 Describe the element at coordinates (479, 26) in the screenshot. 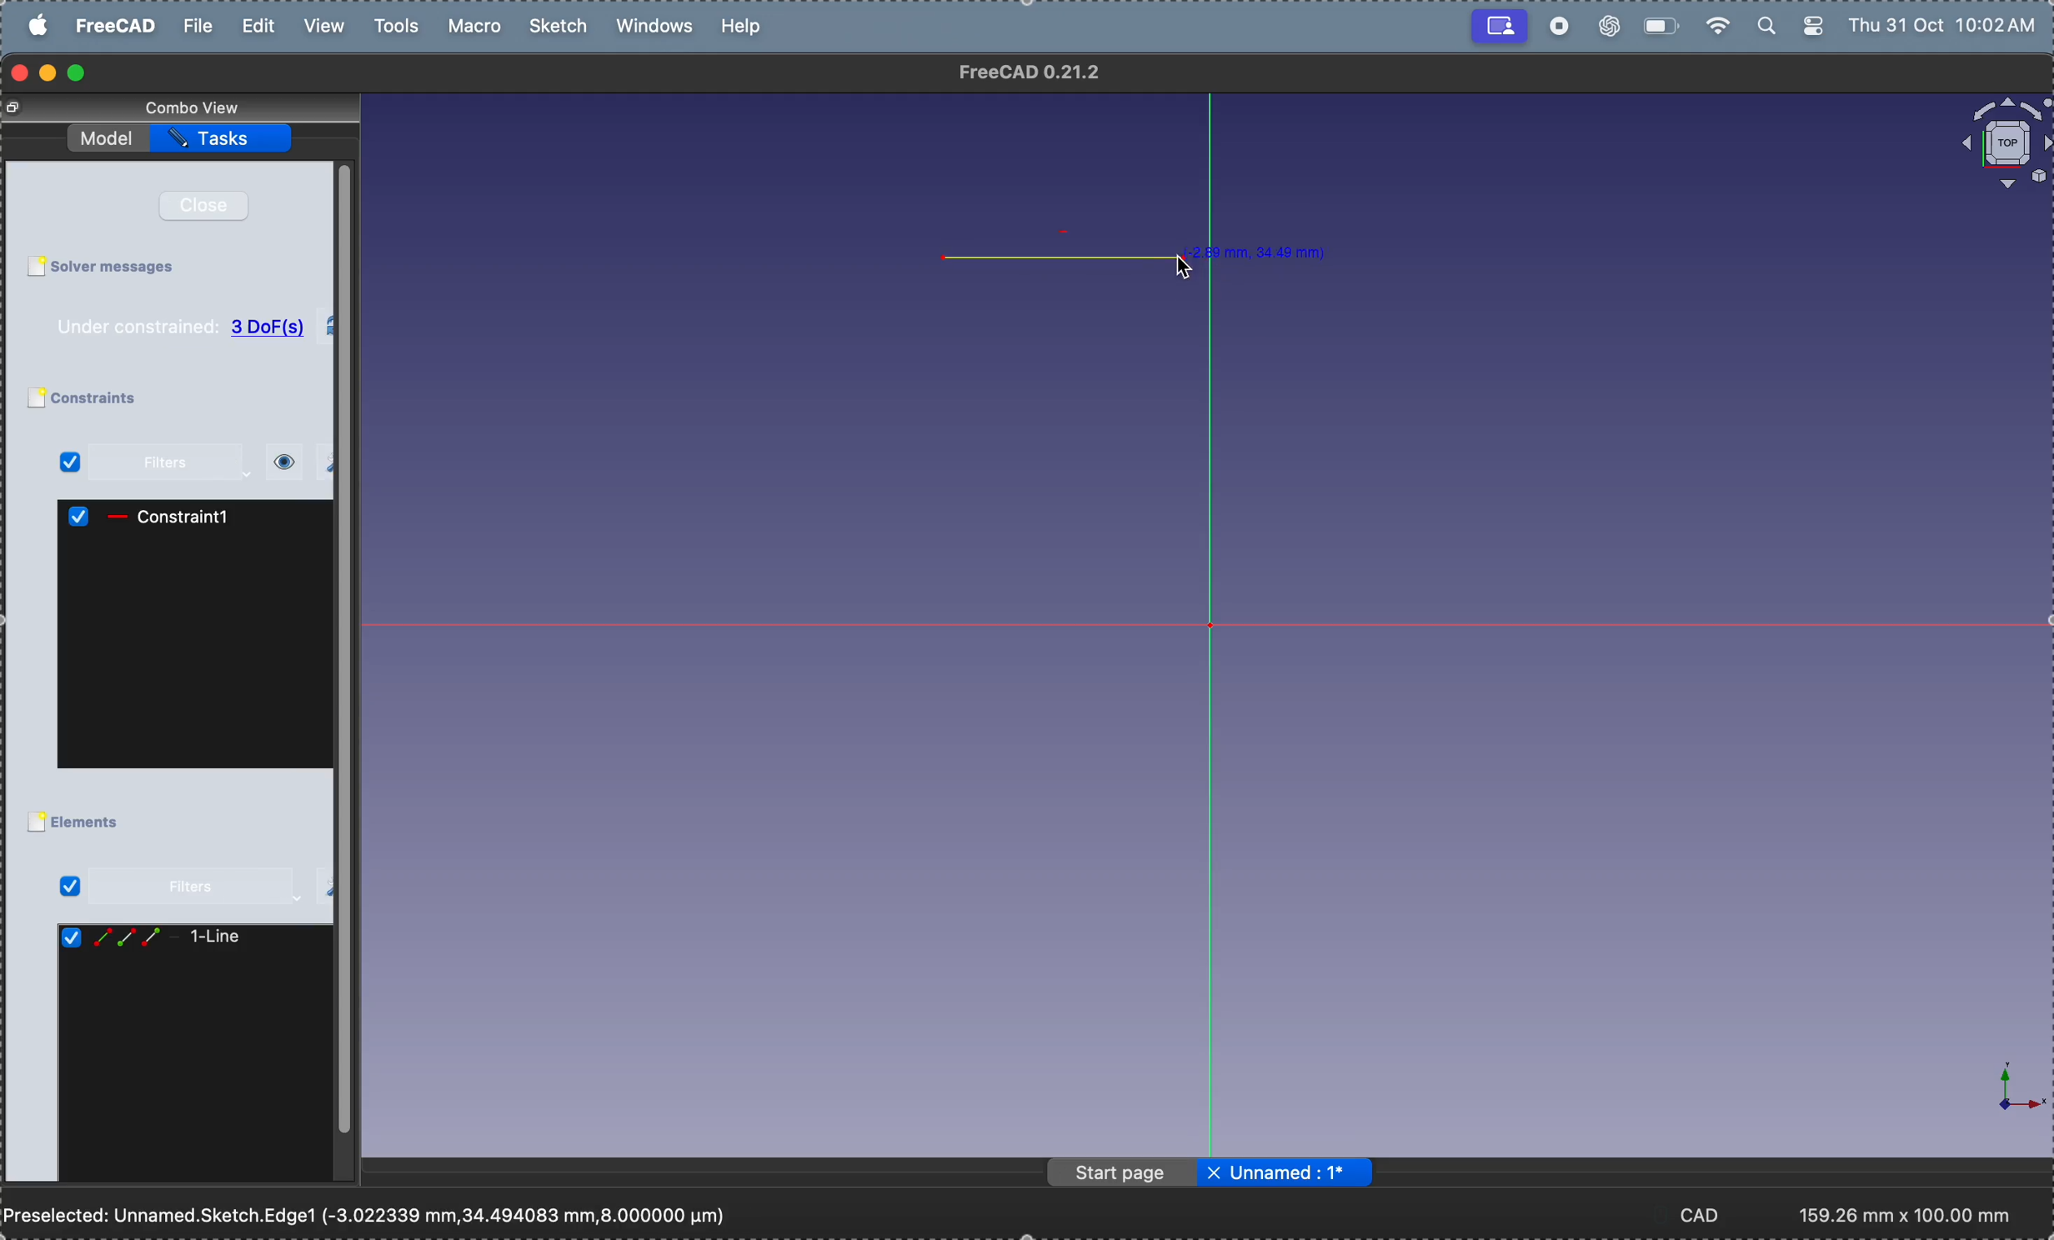

I see `marco` at that location.